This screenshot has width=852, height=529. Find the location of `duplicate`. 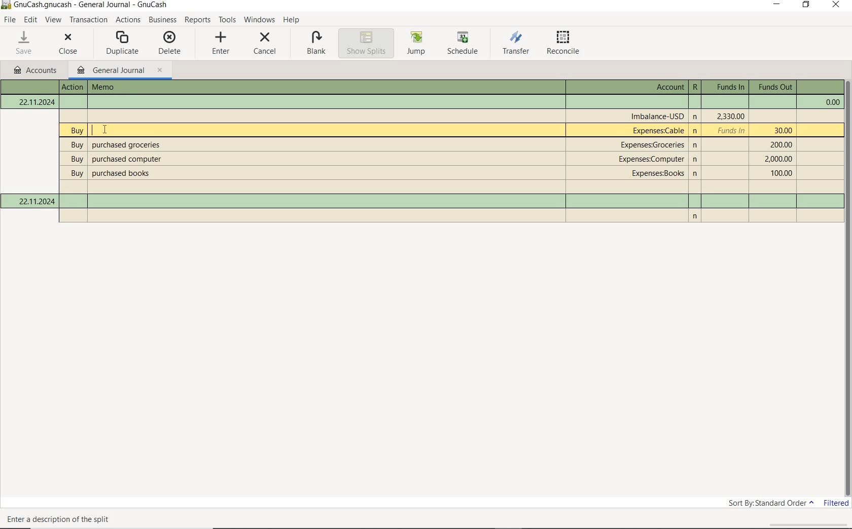

duplicate is located at coordinates (123, 44).